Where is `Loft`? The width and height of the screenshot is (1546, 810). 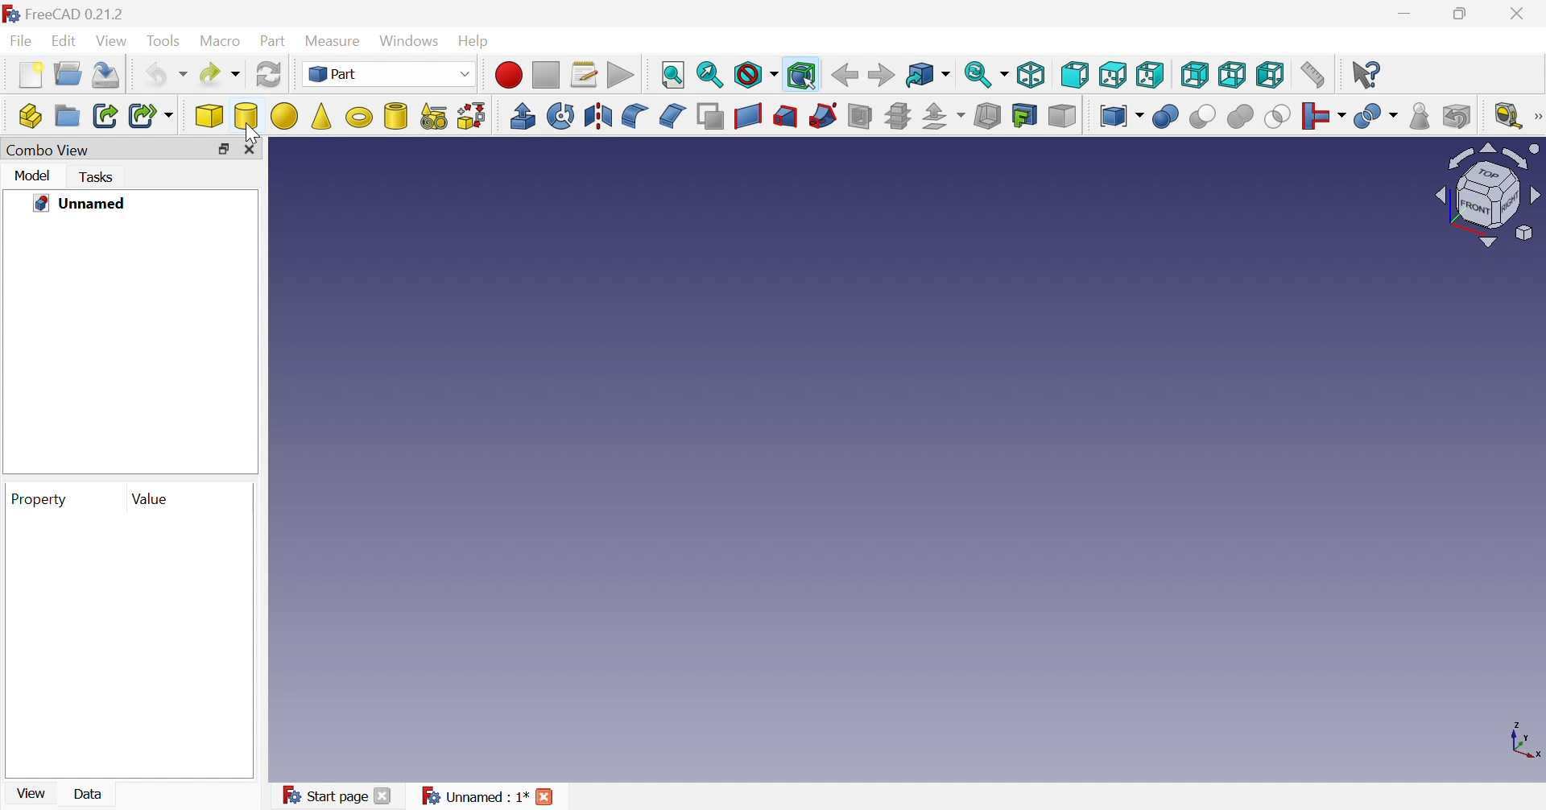 Loft is located at coordinates (783, 118).